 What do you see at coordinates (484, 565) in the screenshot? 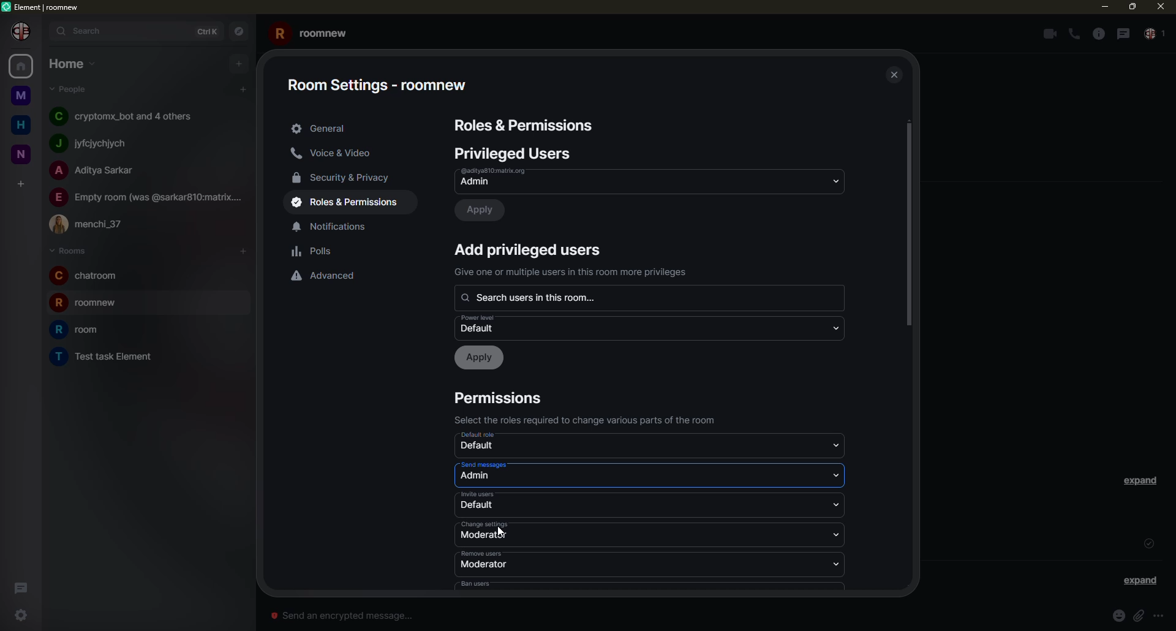
I see `moderator` at bounding box center [484, 565].